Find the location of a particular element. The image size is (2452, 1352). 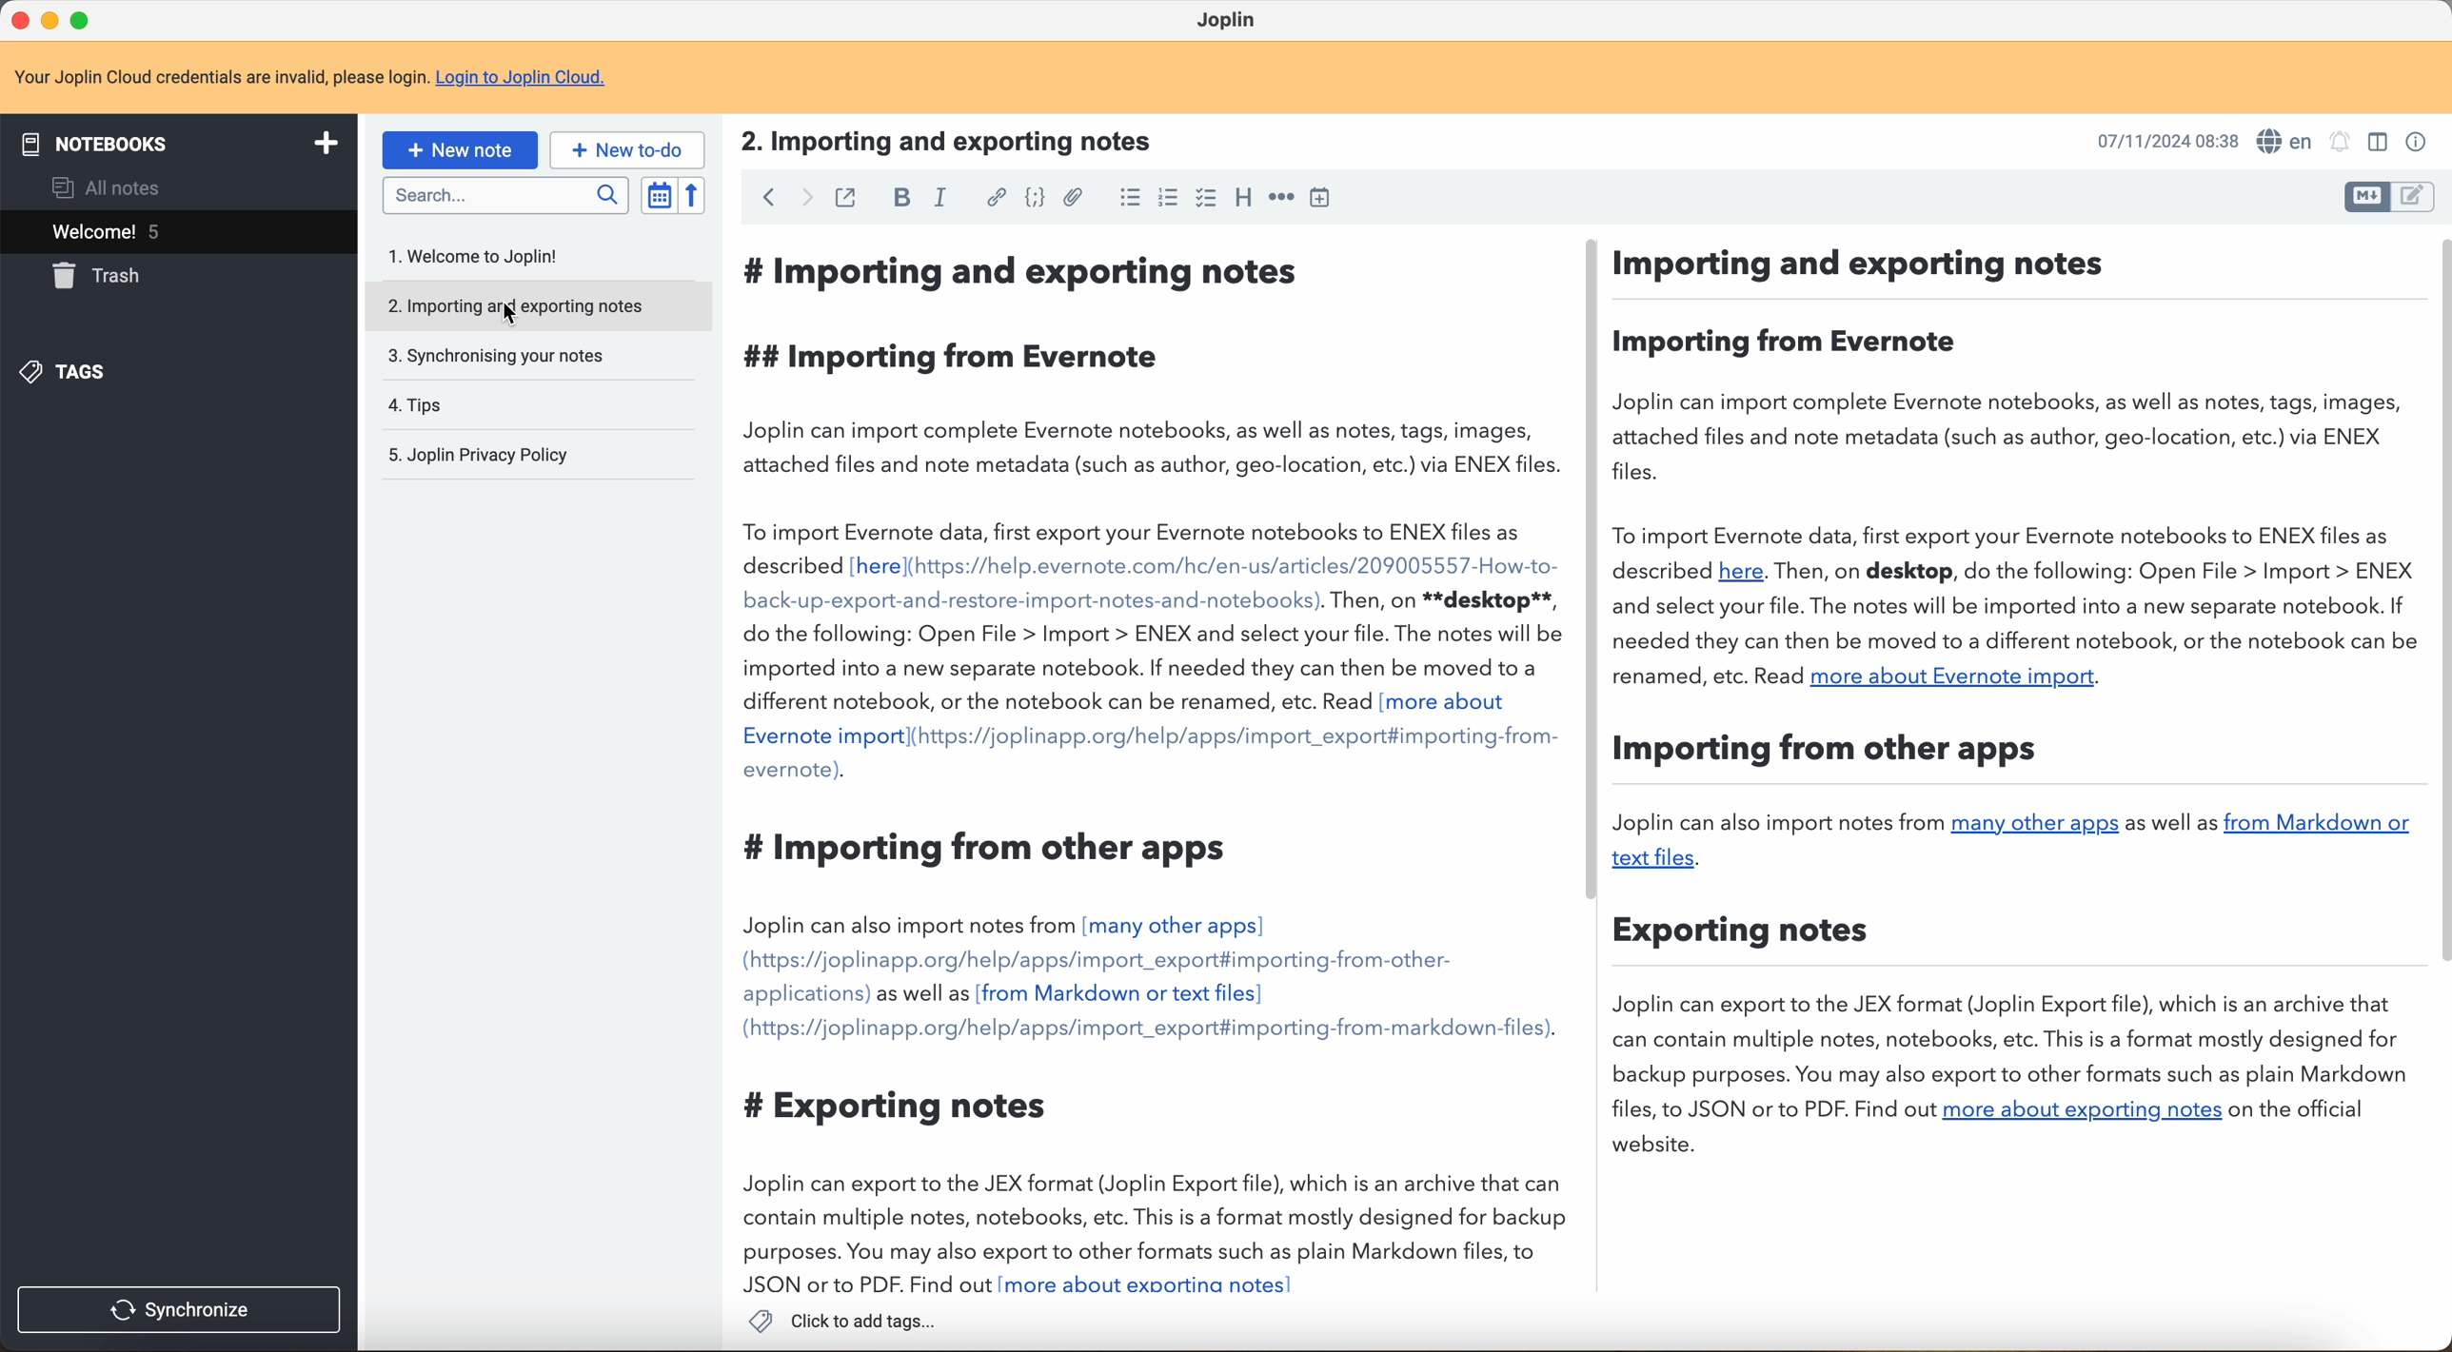

toggle sort order field is located at coordinates (657, 195).